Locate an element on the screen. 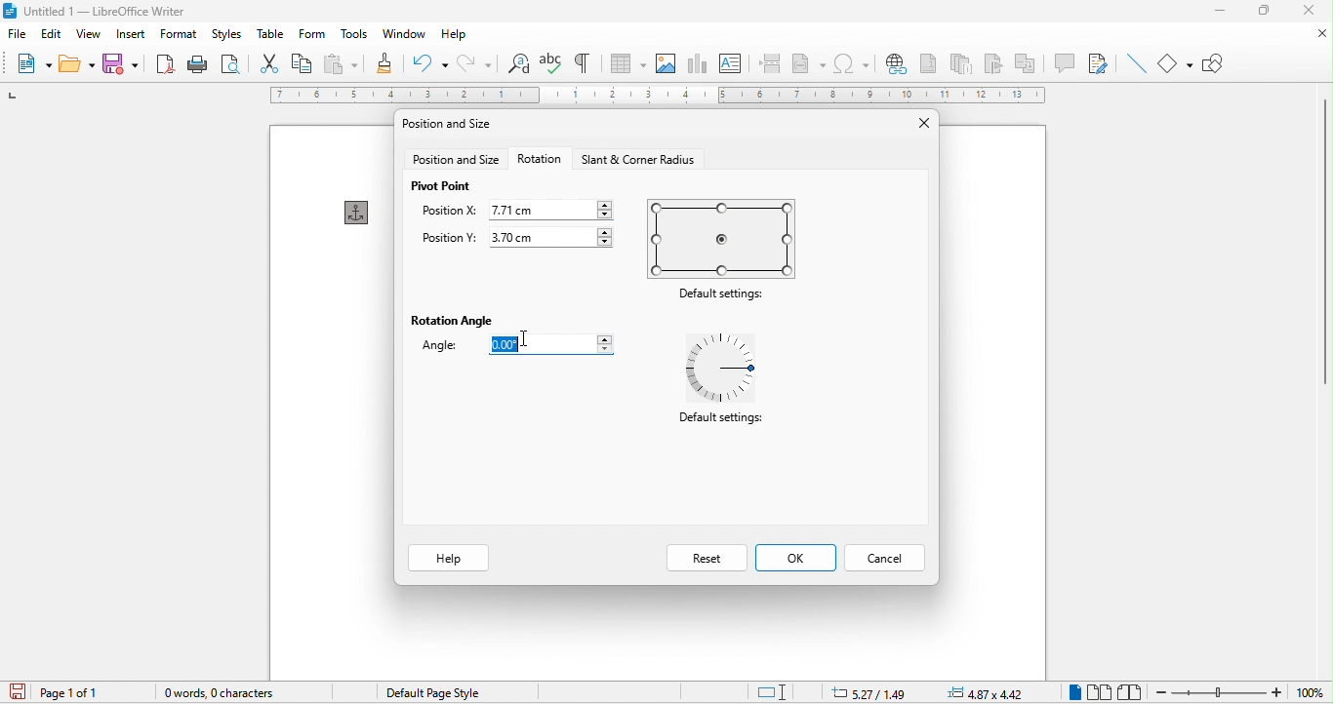 The width and height of the screenshot is (1333, 704). close is located at coordinates (1311, 11).